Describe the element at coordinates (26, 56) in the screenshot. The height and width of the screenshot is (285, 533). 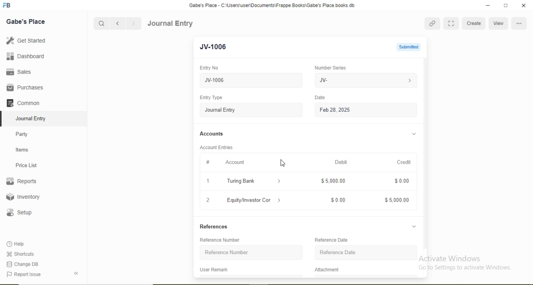
I see `Dashboard` at that location.